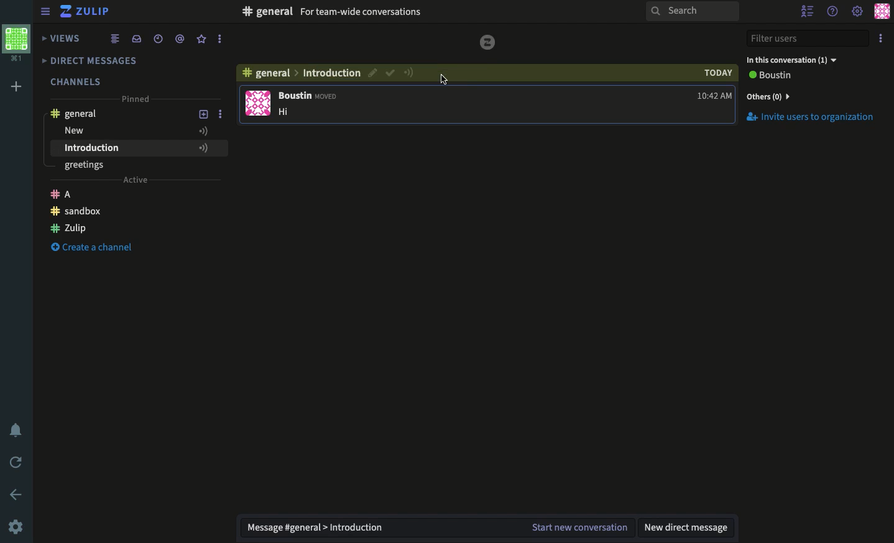  I want to click on In this conversation, so click(793, 59).